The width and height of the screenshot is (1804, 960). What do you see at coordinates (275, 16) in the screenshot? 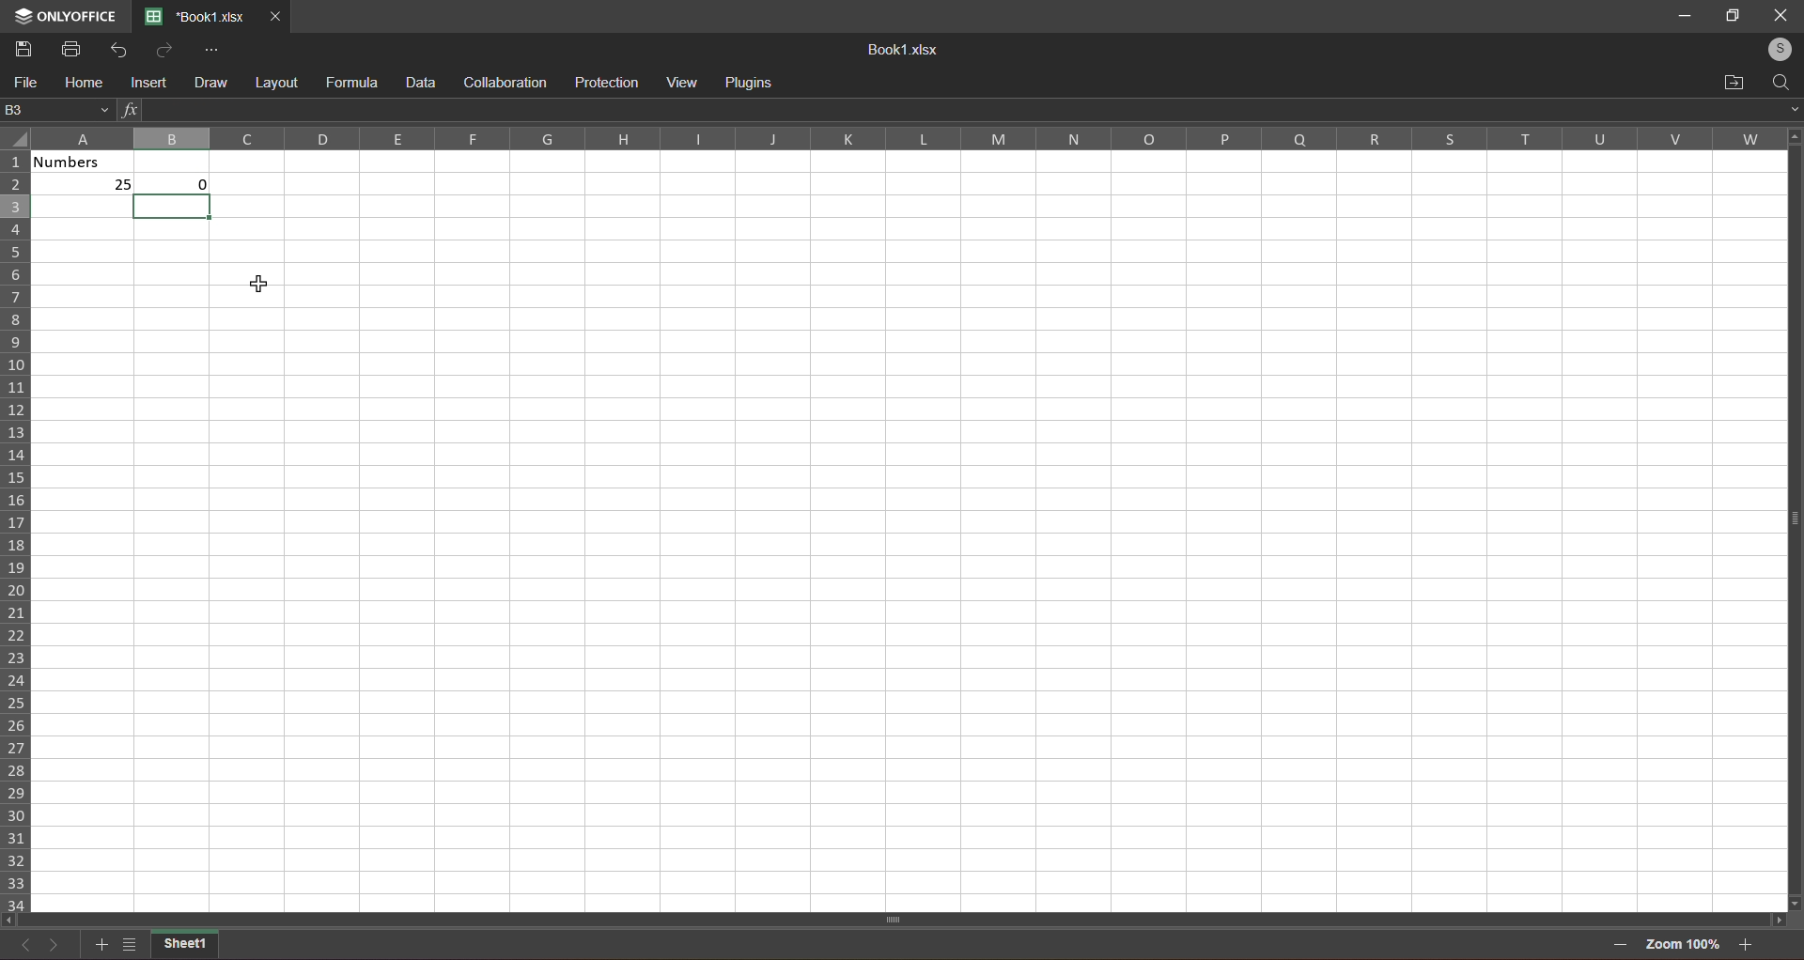
I see `close tab` at bounding box center [275, 16].